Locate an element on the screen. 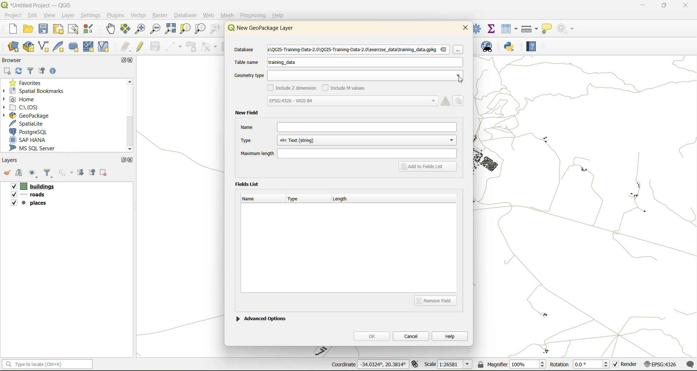 The width and height of the screenshot is (697, 371). edit is located at coordinates (33, 15).